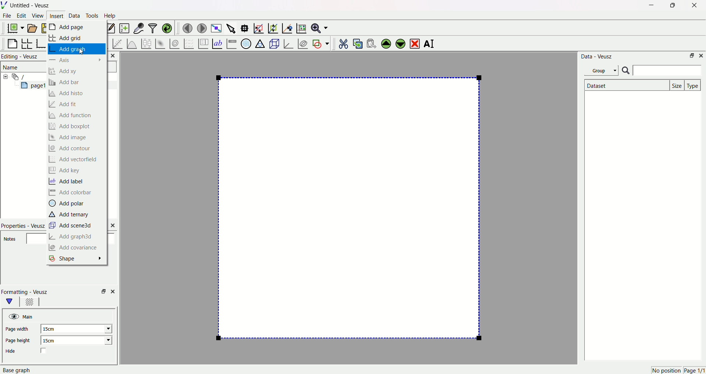 The width and height of the screenshot is (706, 374). Describe the element at coordinates (430, 44) in the screenshot. I see `rename the widgets` at that location.